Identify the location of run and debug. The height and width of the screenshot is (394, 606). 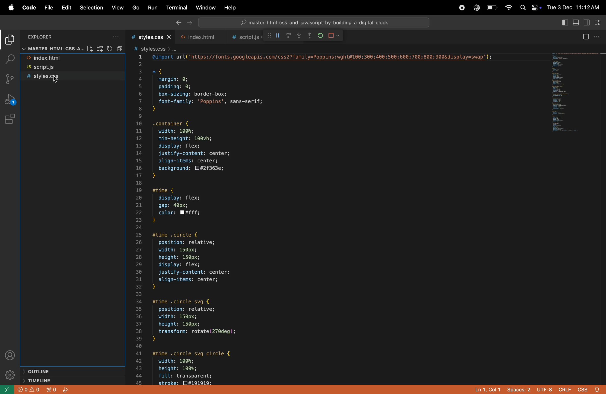
(11, 101).